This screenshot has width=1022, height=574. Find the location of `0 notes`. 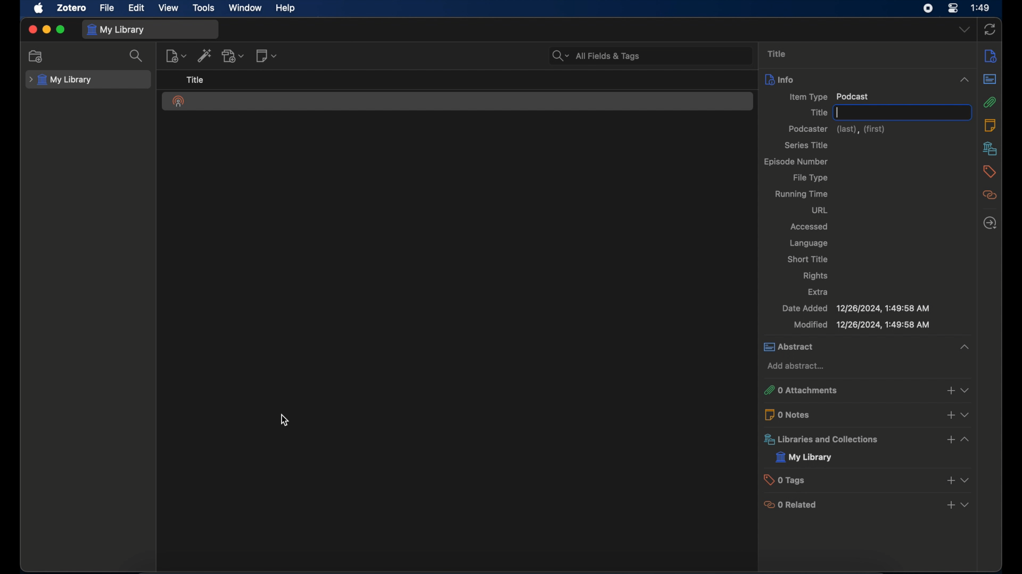

0 notes is located at coordinates (868, 414).